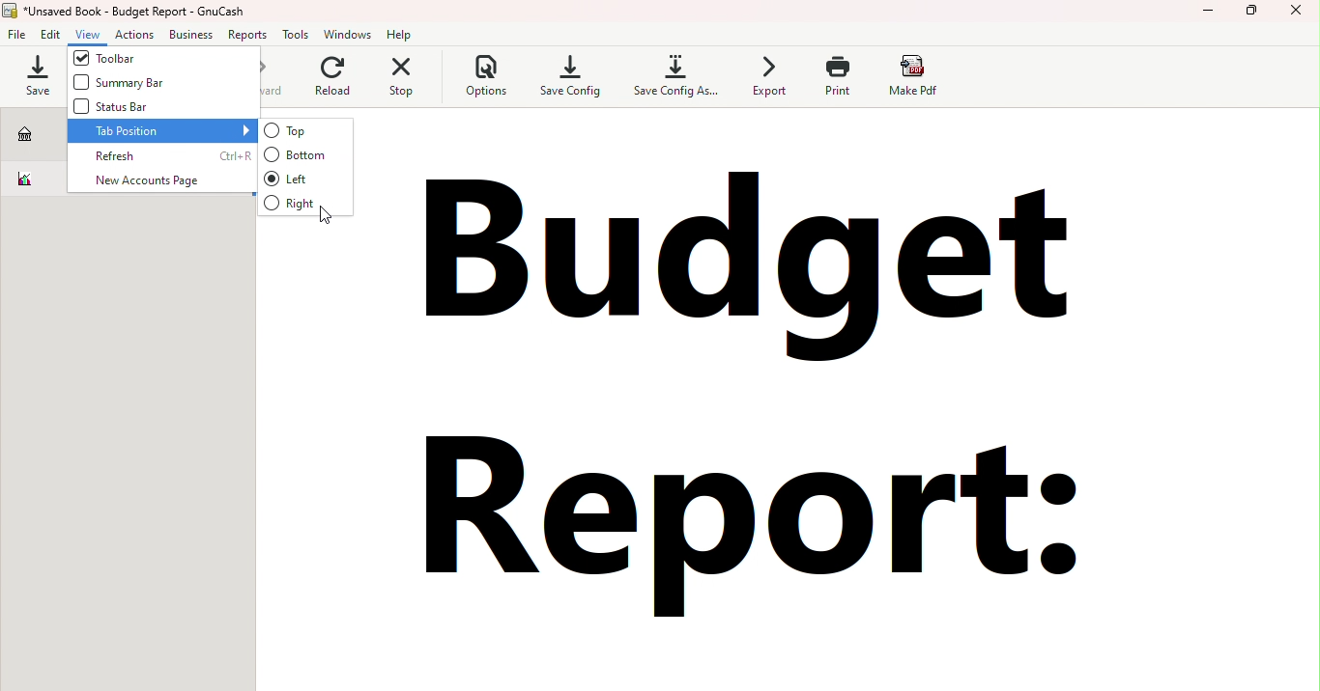 The width and height of the screenshot is (1320, 691). I want to click on Export, so click(765, 78).